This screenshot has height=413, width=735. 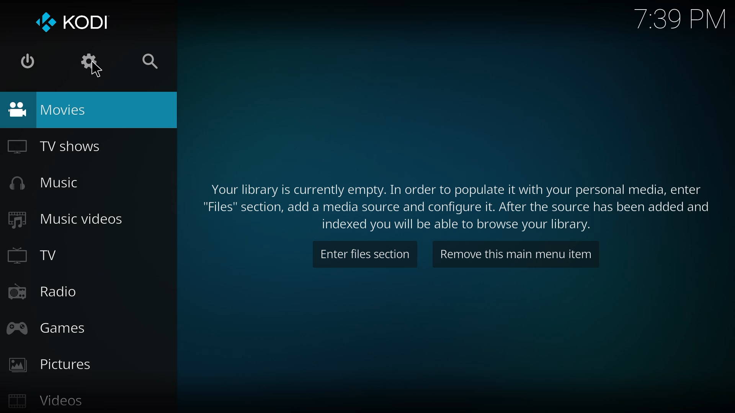 What do you see at coordinates (517, 255) in the screenshot?
I see `remove this main menu item` at bounding box center [517, 255].